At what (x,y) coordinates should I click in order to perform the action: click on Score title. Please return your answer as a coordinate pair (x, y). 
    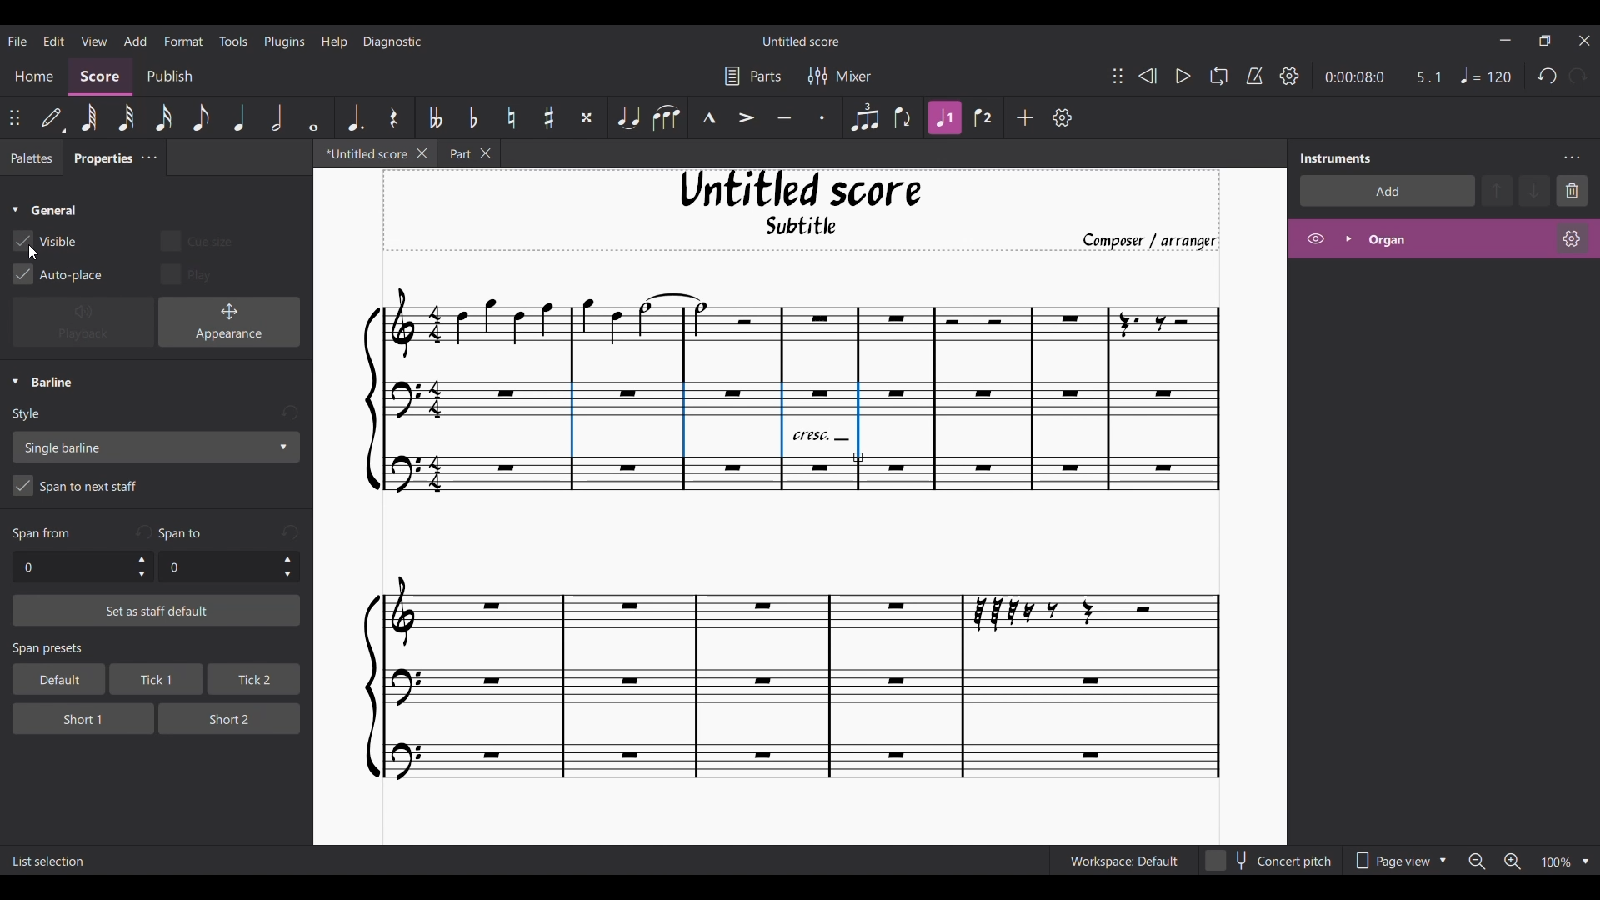
    Looking at the image, I should click on (800, 41).